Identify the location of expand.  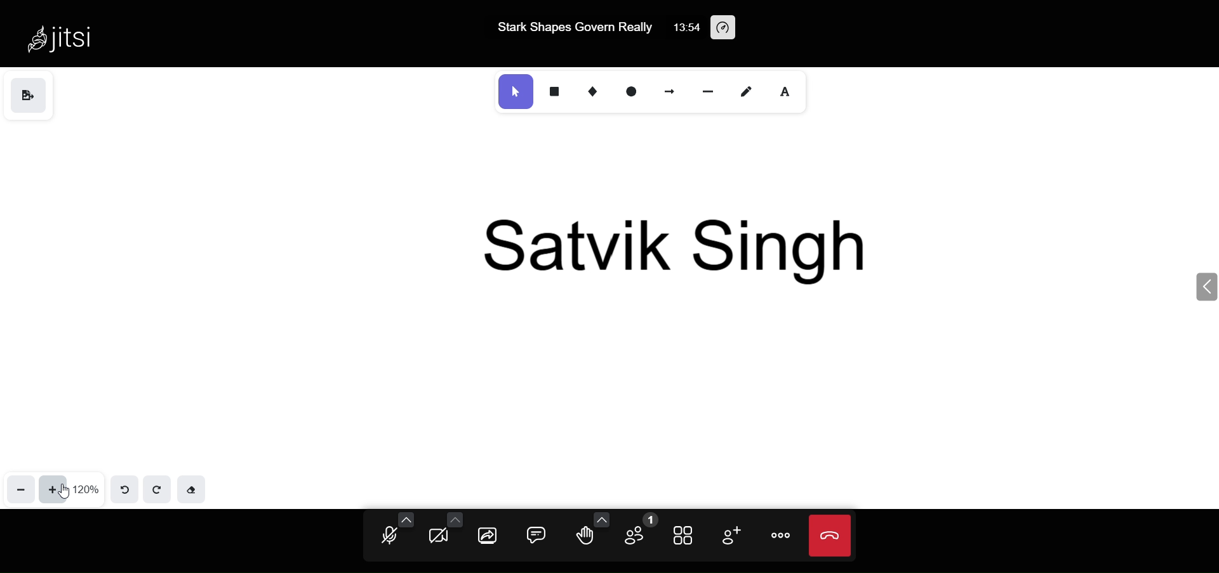
(1201, 286).